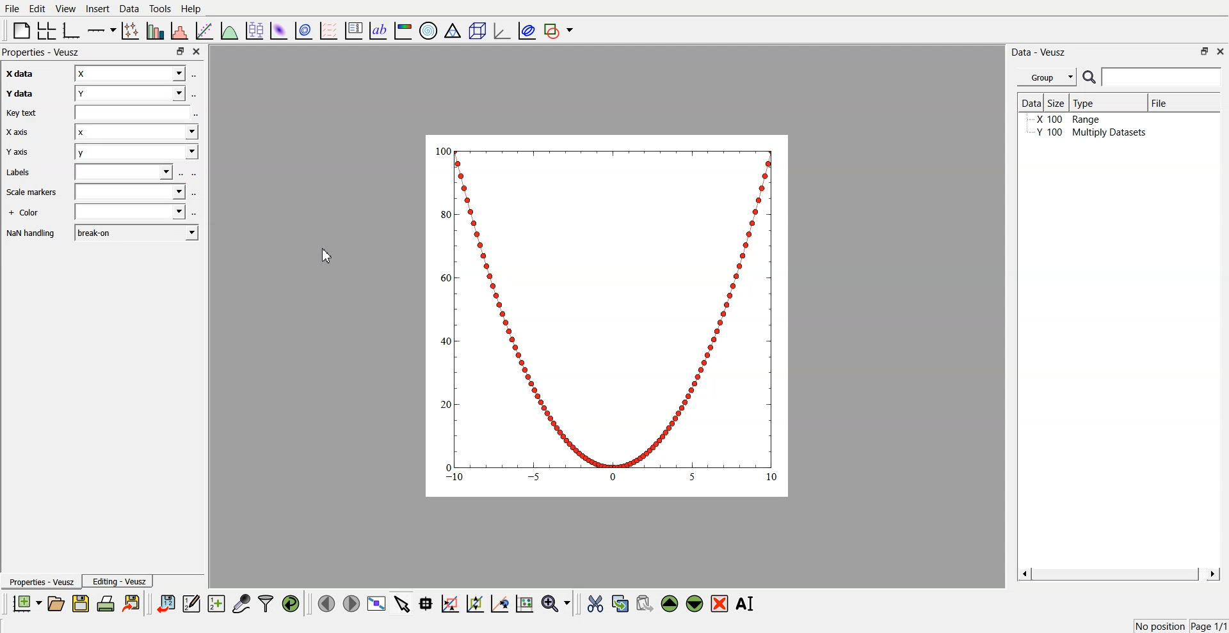 The width and height of the screenshot is (1229, 633). I want to click on Insert, so click(96, 9).